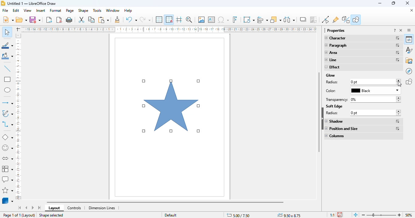 This screenshot has width=415, height=218. What do you see at coordinates (374, 99) in the screenshot?
I see ` 0%` at bounding box center [374, 99].